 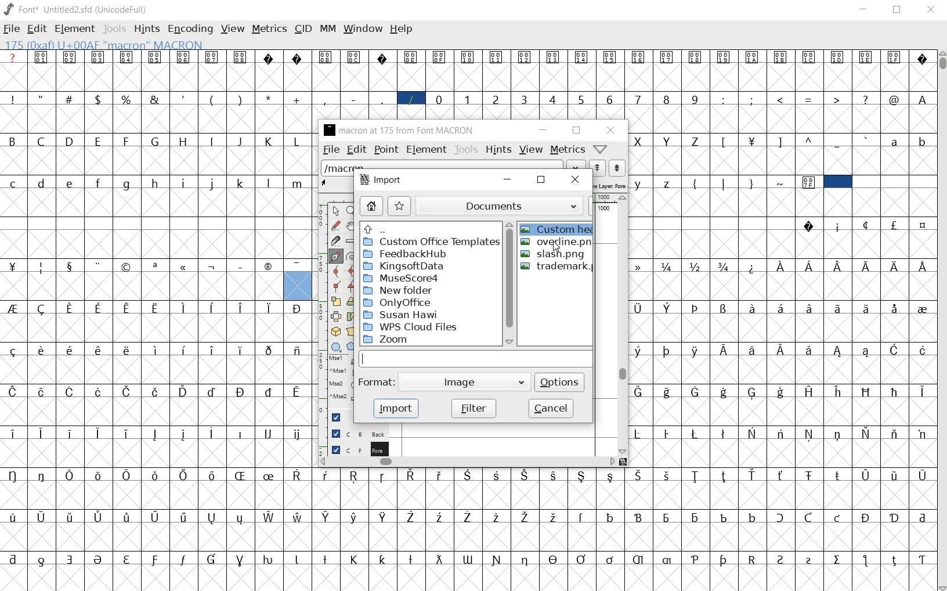 What do you see at coordinates (212, 99) in the screenshot?
I see `(` at bounding box center [212, 99].